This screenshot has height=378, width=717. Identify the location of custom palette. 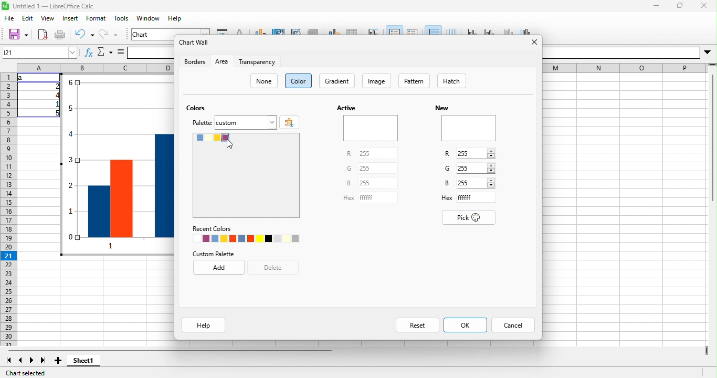
(213, 254).